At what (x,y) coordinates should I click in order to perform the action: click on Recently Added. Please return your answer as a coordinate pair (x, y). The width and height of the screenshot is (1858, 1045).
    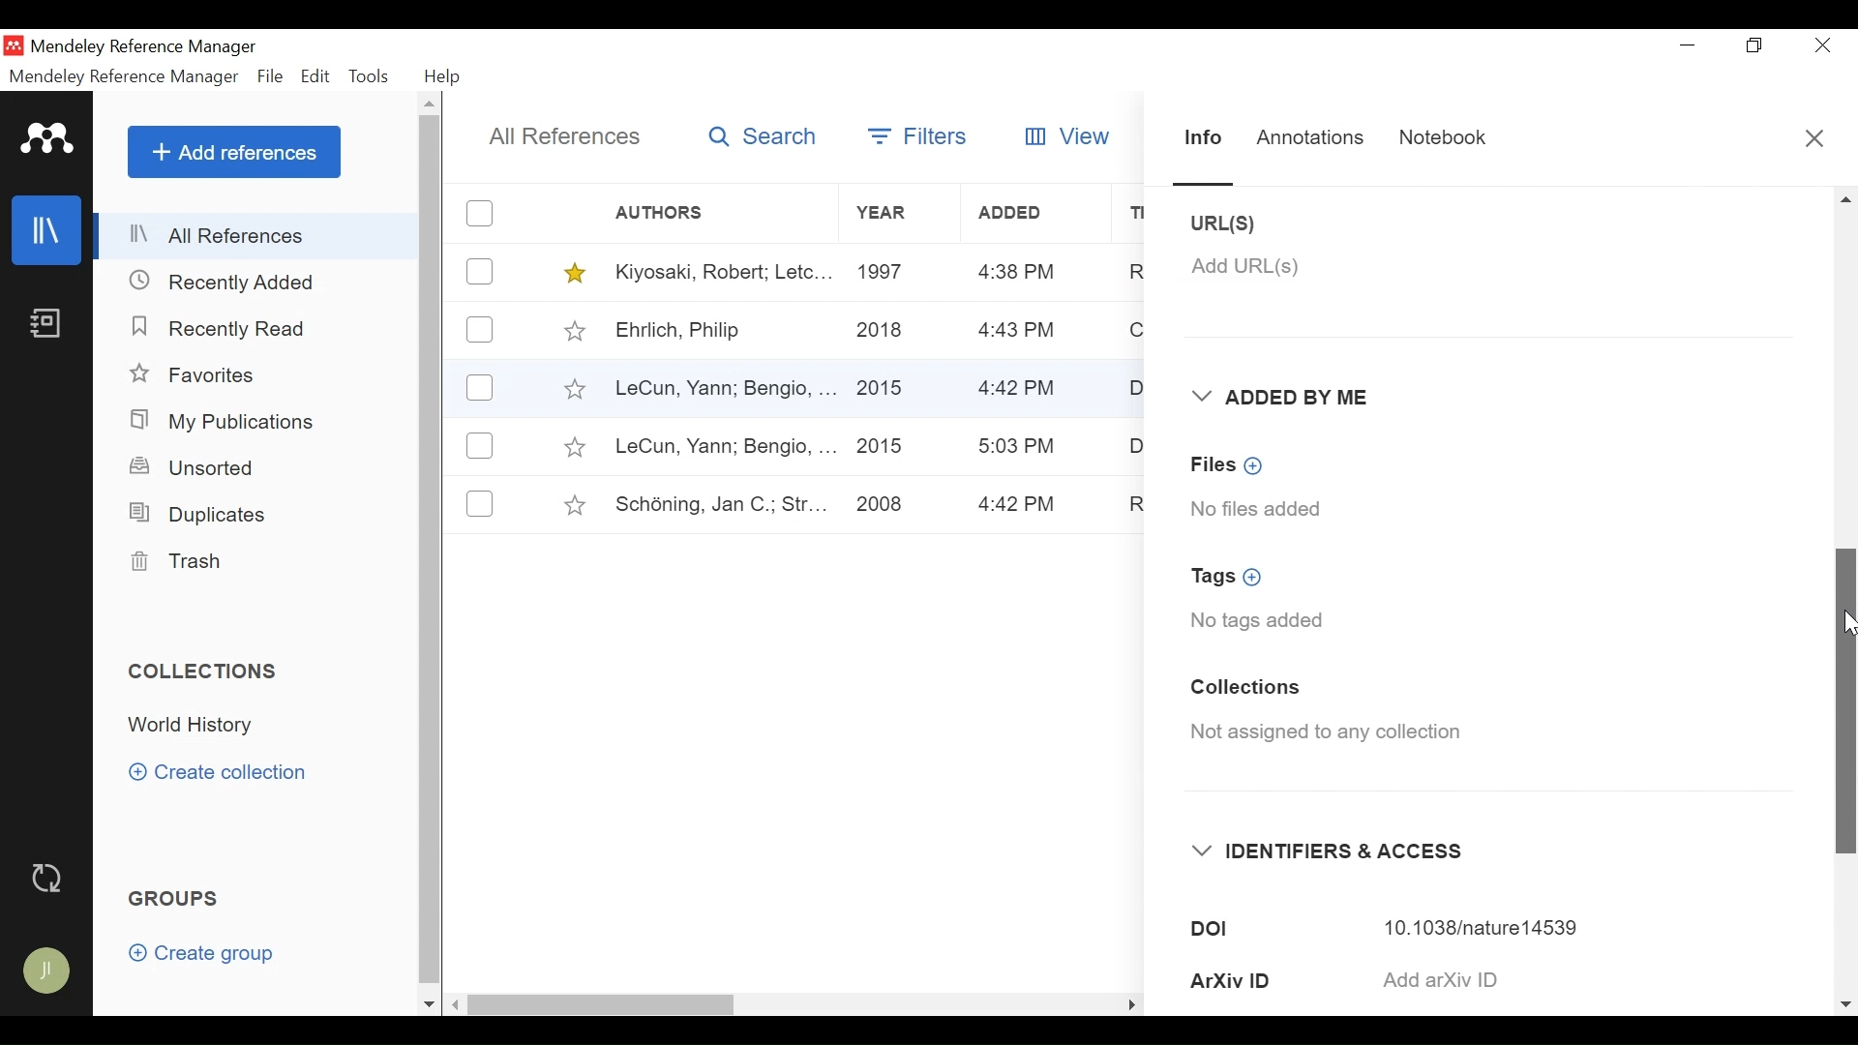
    Looking at the image, I should click on (231, 281).